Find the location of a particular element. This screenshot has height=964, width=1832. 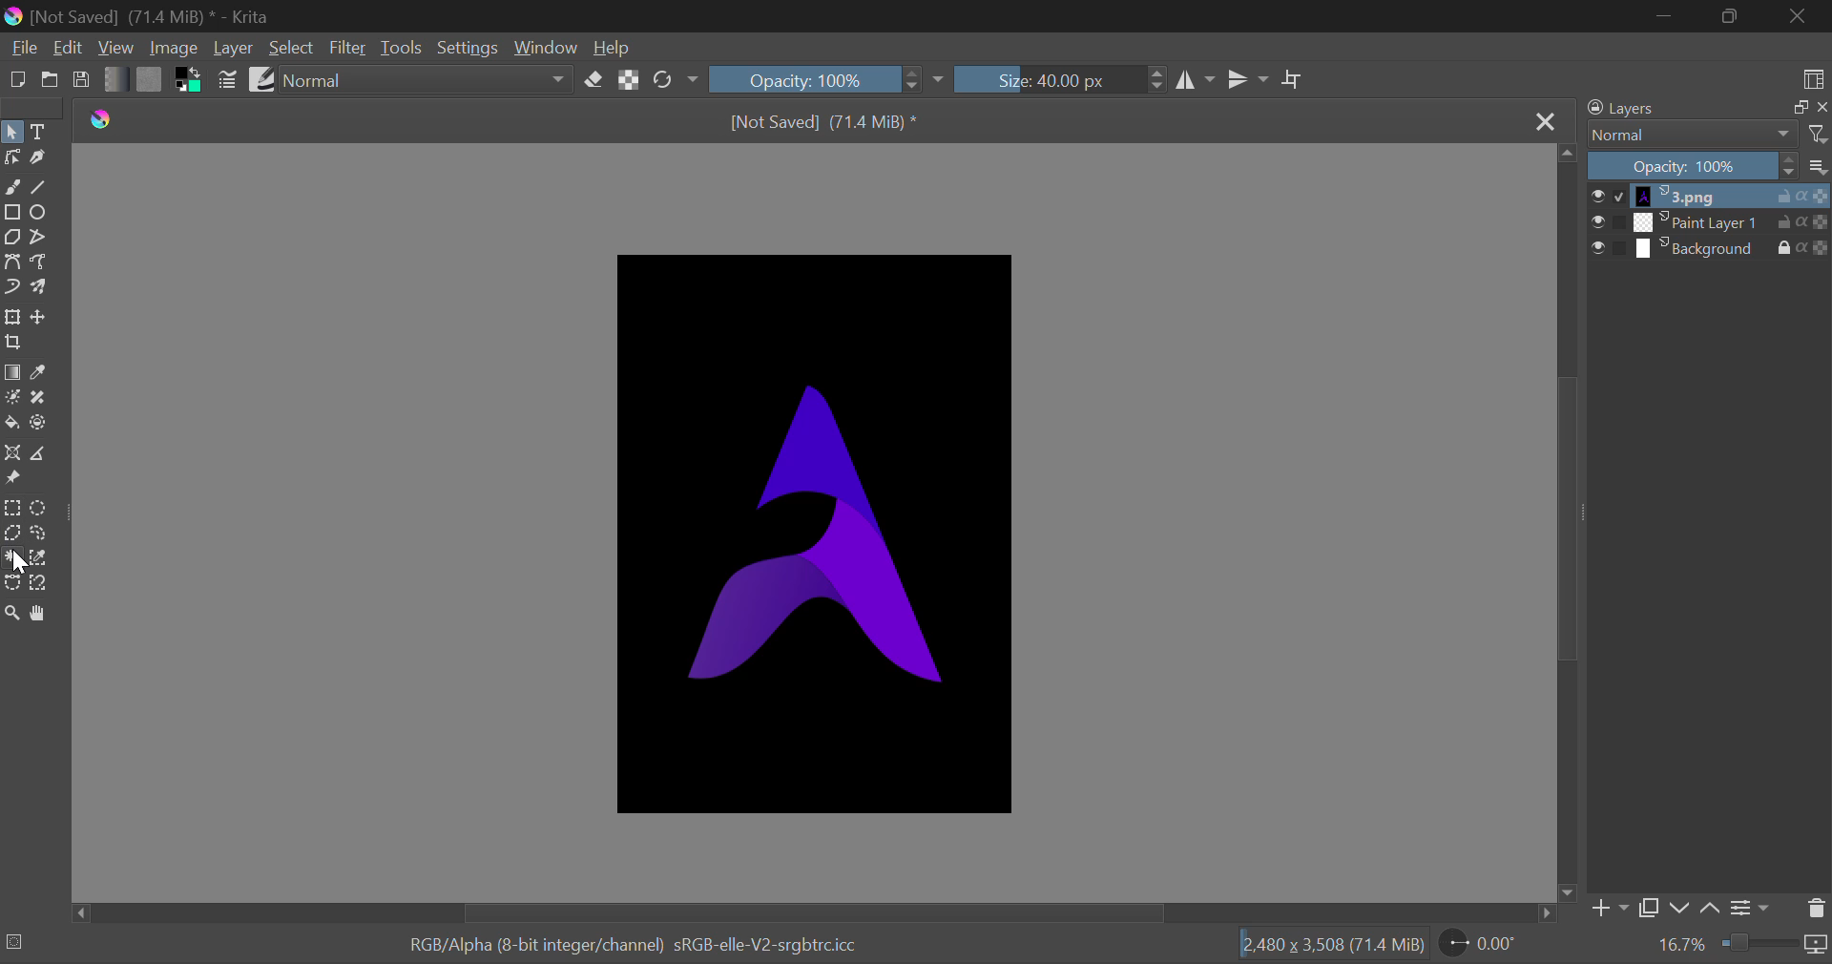

Fill is located at coordinates (12, 427).